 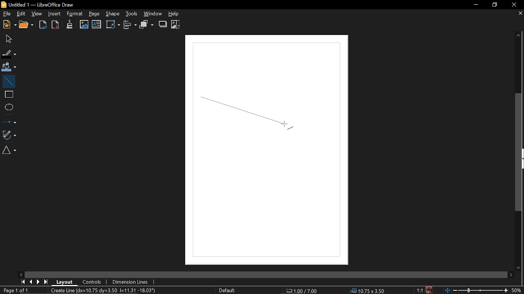 I want to click on Line, so click(x=8, y=80).